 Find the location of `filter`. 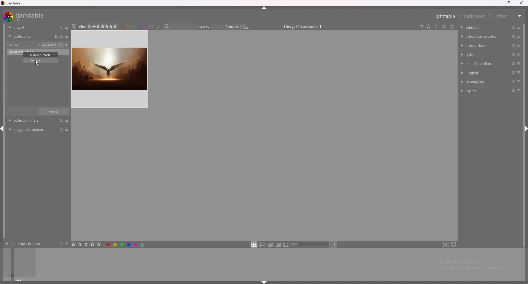

filter is located at coordinates (81, 26).